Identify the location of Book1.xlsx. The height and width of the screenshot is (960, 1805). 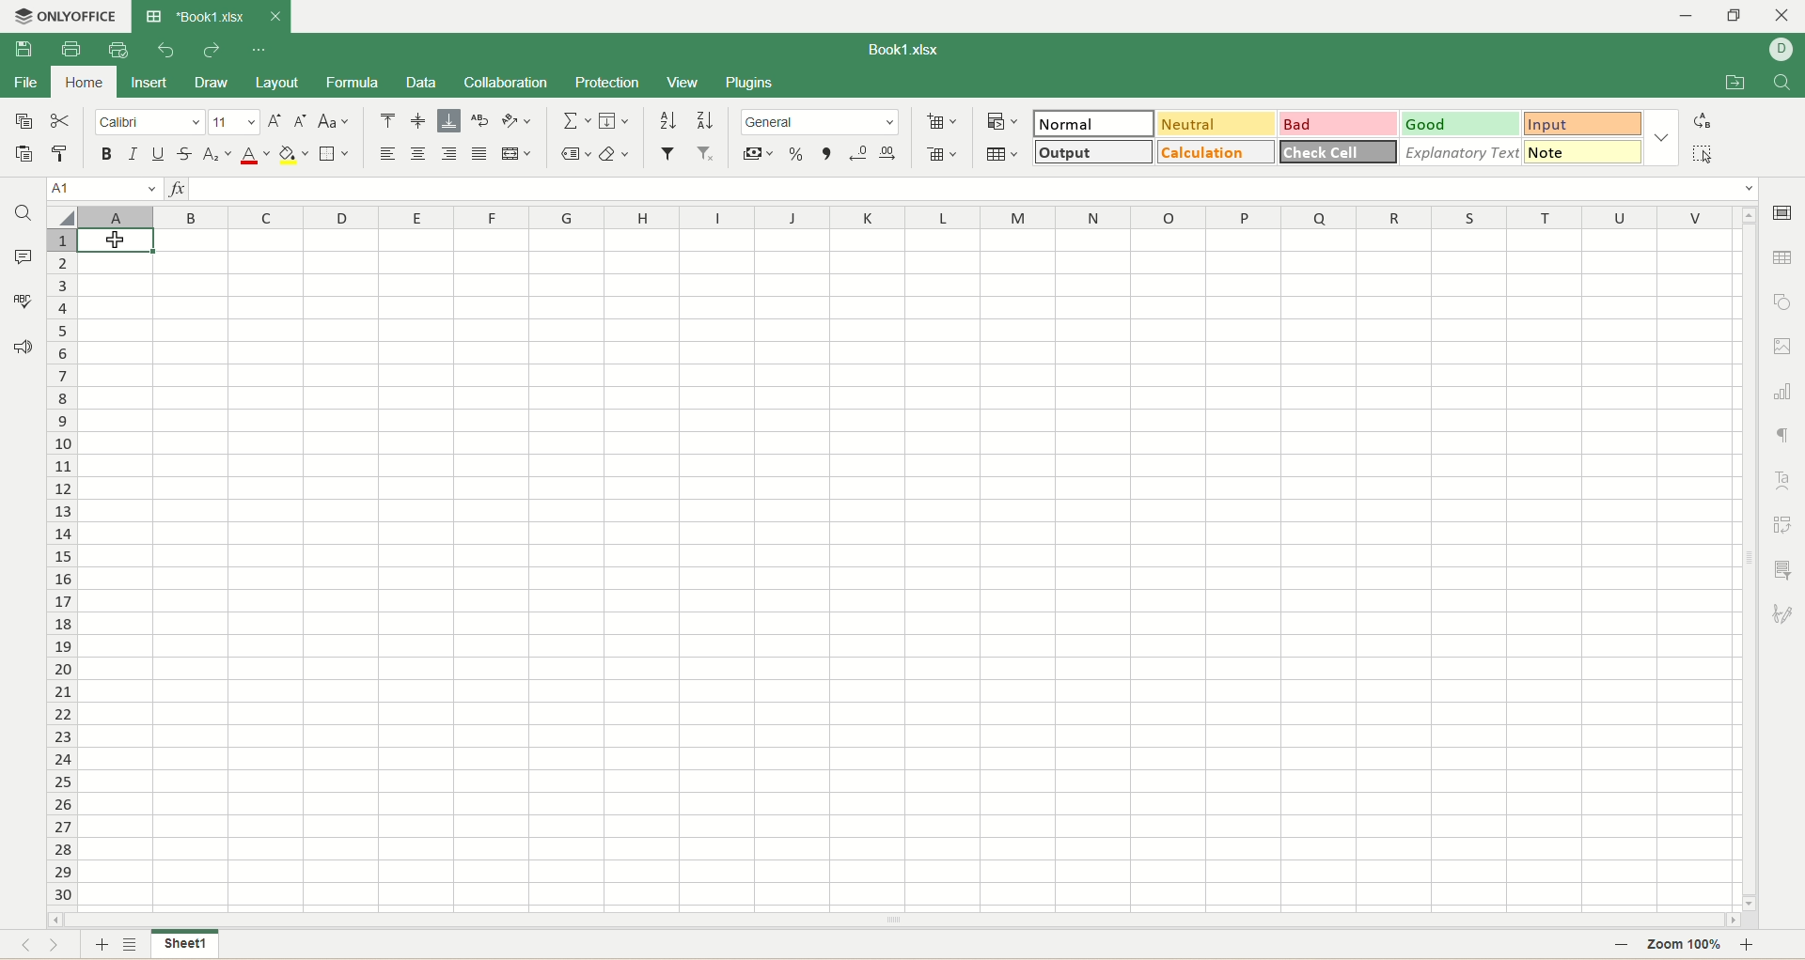
(897, 48).